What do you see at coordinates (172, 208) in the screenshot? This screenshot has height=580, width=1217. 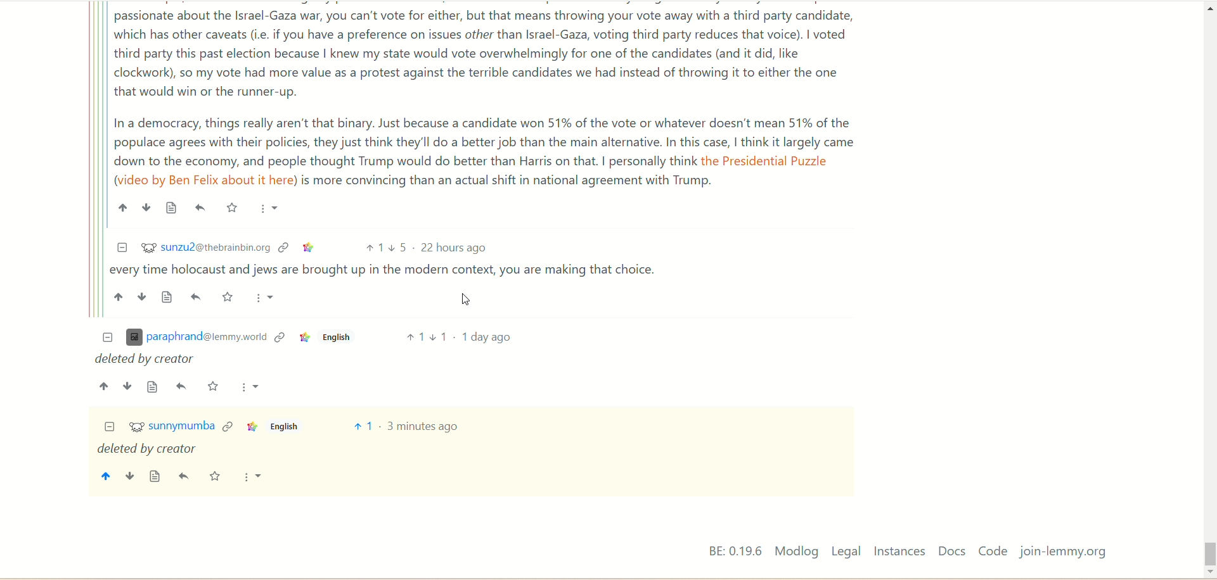 I see `Source` at bounding box center [172, 208].